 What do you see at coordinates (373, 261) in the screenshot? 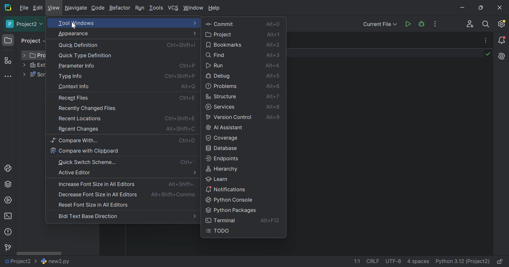
I see `CRLF` at bounding box center [373, 261].